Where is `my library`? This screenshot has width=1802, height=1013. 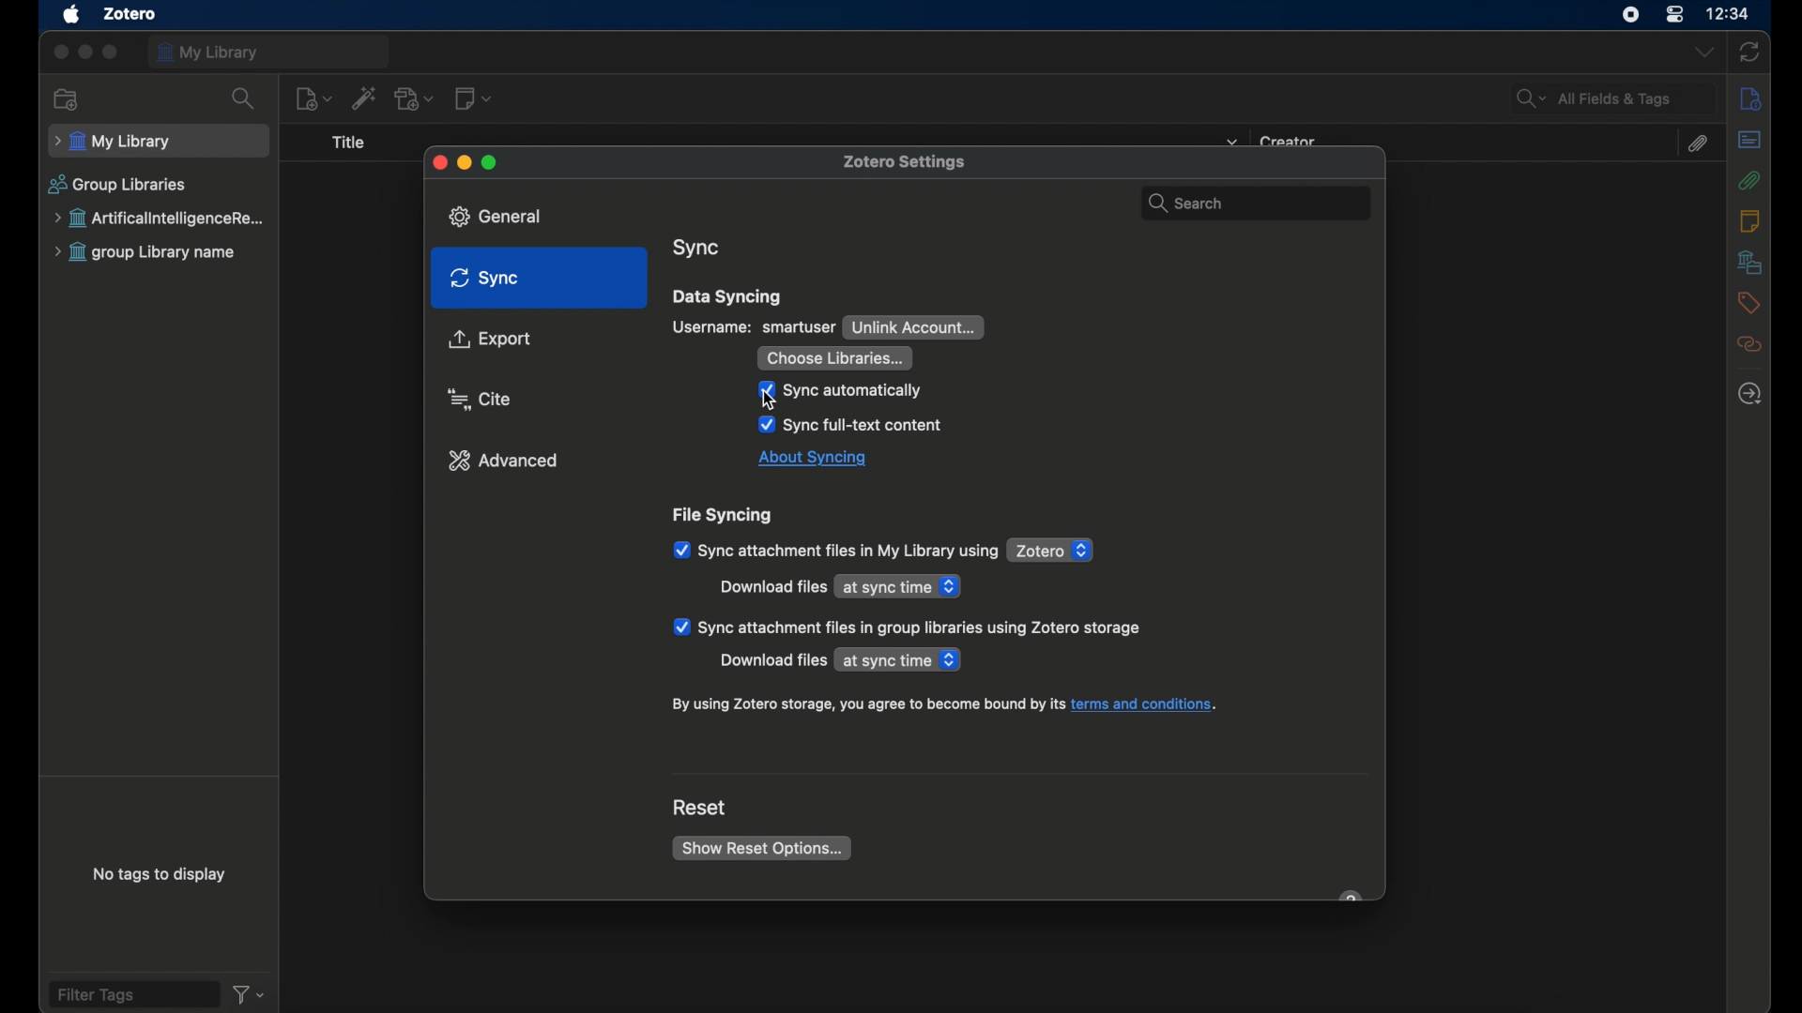 my library is located at coordinates (269, 52).